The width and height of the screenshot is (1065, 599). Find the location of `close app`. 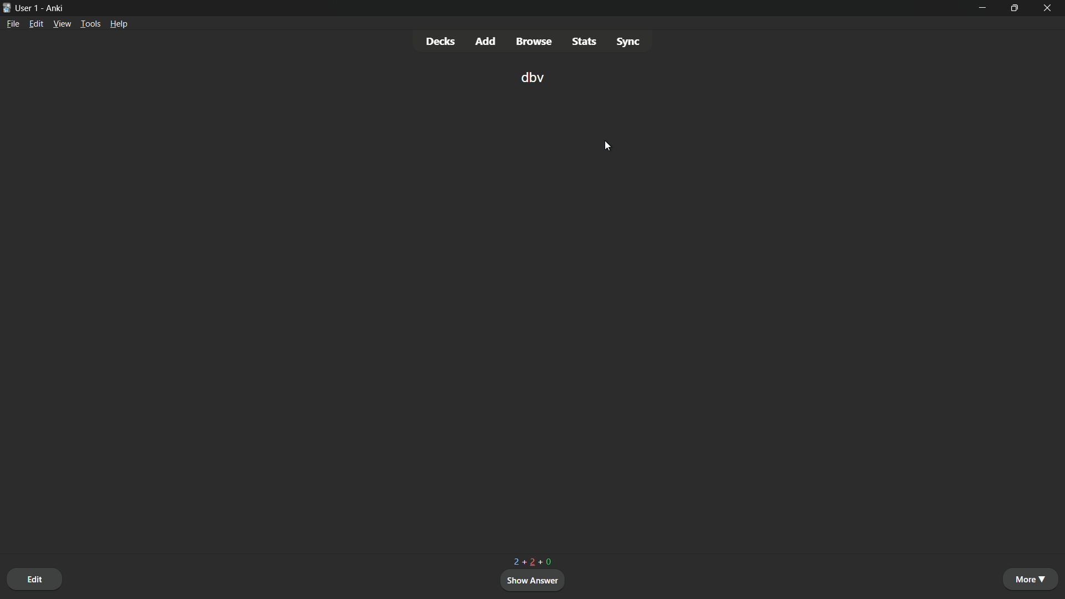

close app is located at coordinates (1048, 8).